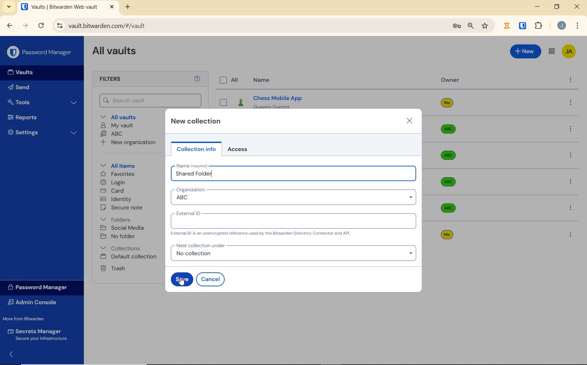 The width and height of the screenshot is (587, 365). What do you see at coordinates (118, 218) in the screenshot?
I see `folders` at bounding box center [118, 218].